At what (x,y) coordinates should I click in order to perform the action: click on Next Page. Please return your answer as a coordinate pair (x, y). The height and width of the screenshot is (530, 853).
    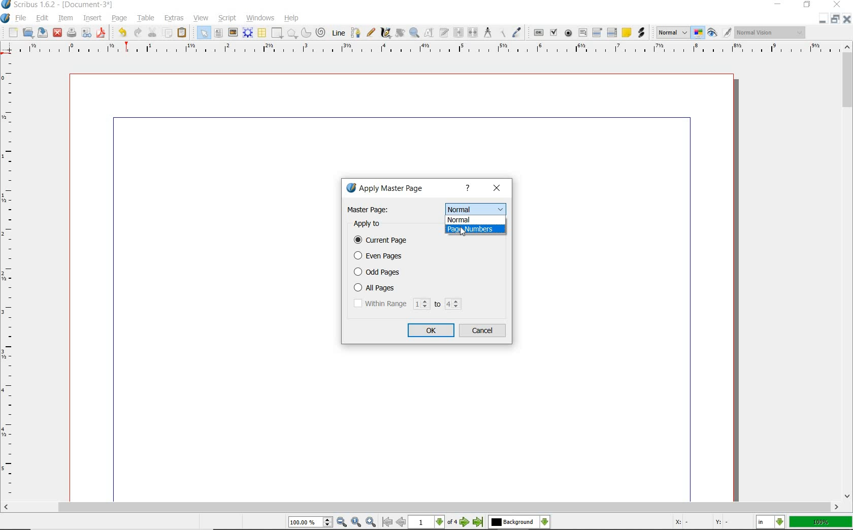
    Looking at the image, I should click on (465, 523).